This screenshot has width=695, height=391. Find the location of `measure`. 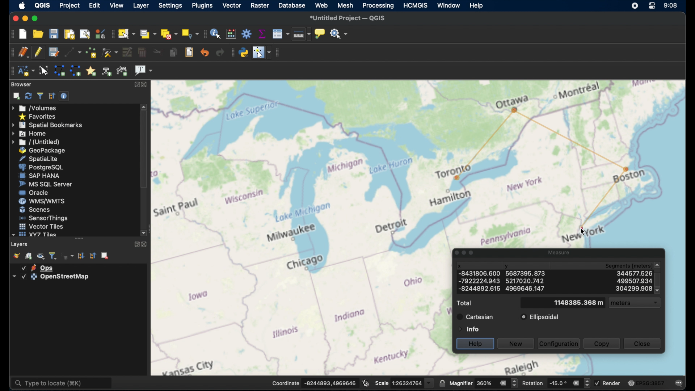

measure is located at coordinates (557, 252).